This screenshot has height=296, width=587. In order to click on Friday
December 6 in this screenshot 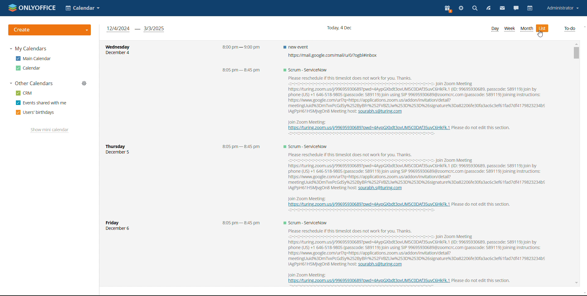, I will do `click(123, 227)`.